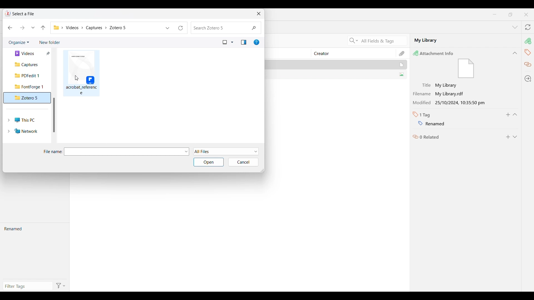  Describe the element at coordinates (81, 73) in the screenshot. I see `File in current folder` at that location.